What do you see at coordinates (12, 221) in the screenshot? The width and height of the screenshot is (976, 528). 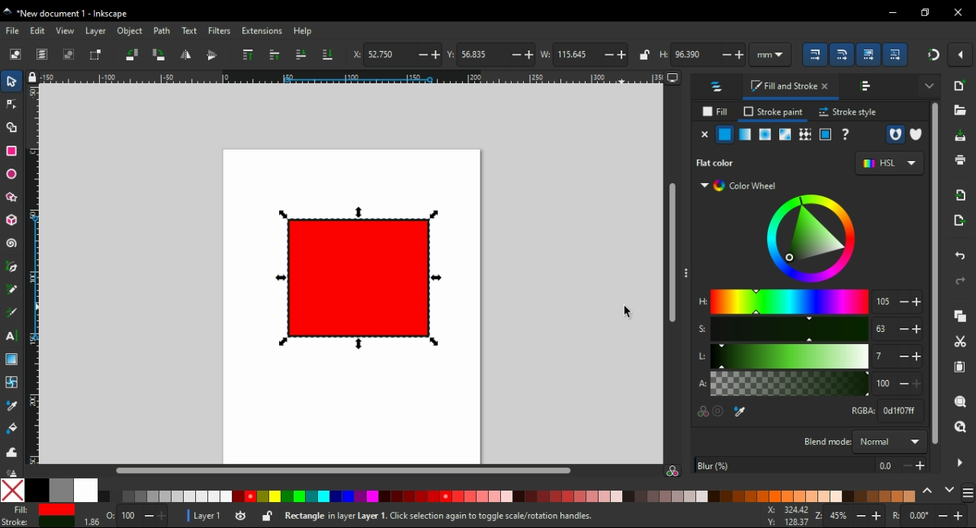 I see `3D box tool` at bounding box center [12, 221].